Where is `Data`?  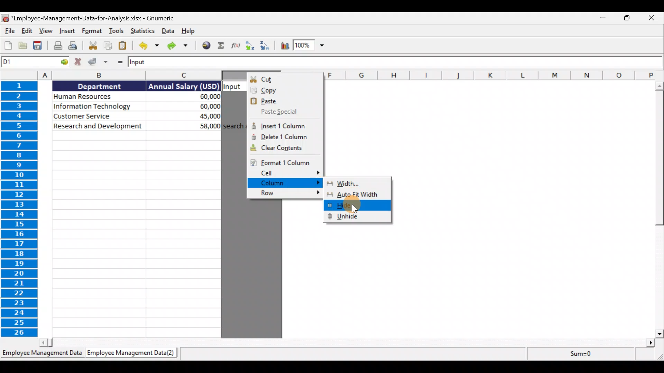 Data is located at coordinates (168, 30).